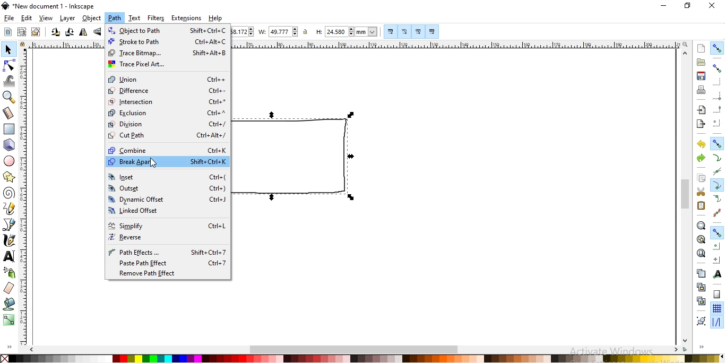 Image resolution: width=725 pixels, height=363 pixels. Describe the element at coordinates (166, 161) in the screenshot. I see `break apart` at that location.